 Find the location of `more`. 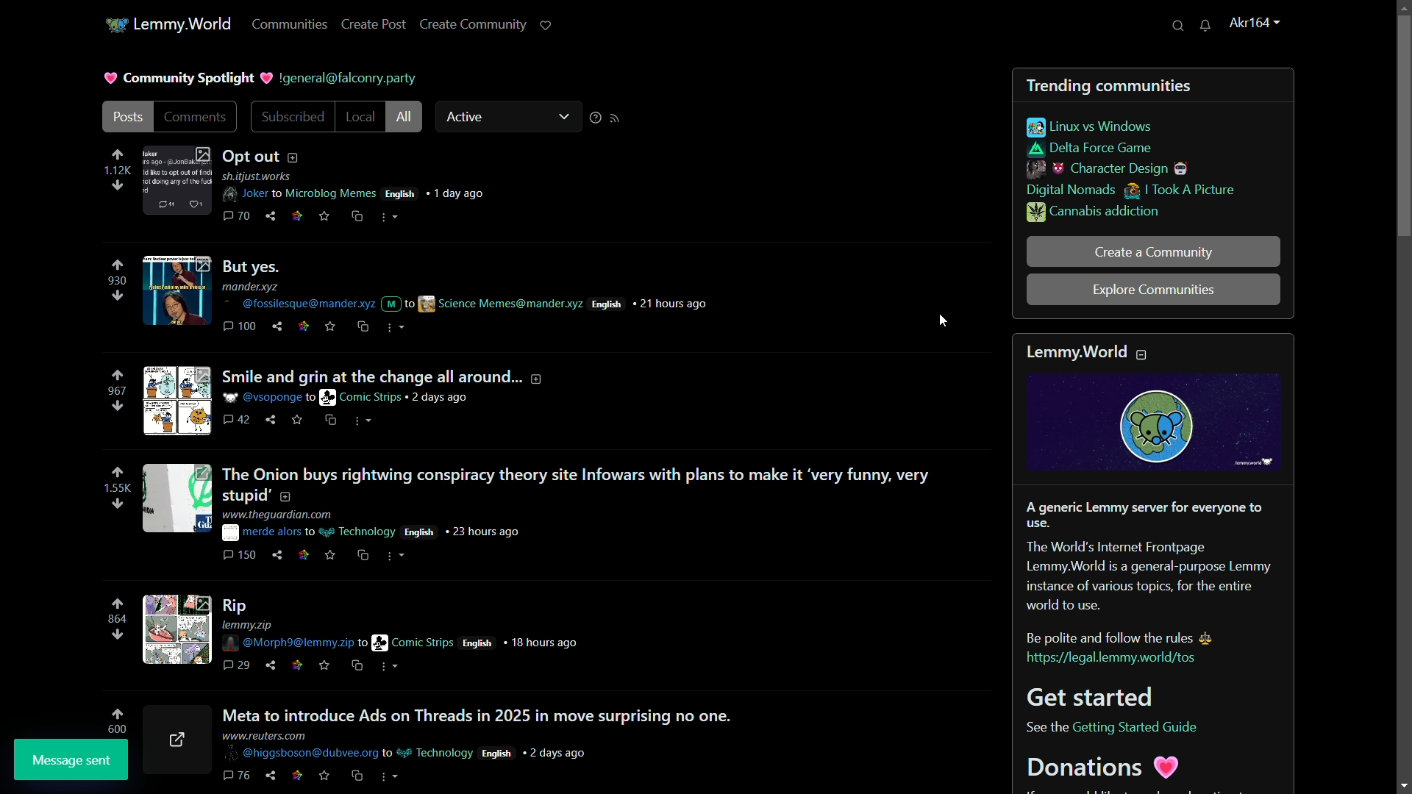

more is located at coordinates (359, 421).